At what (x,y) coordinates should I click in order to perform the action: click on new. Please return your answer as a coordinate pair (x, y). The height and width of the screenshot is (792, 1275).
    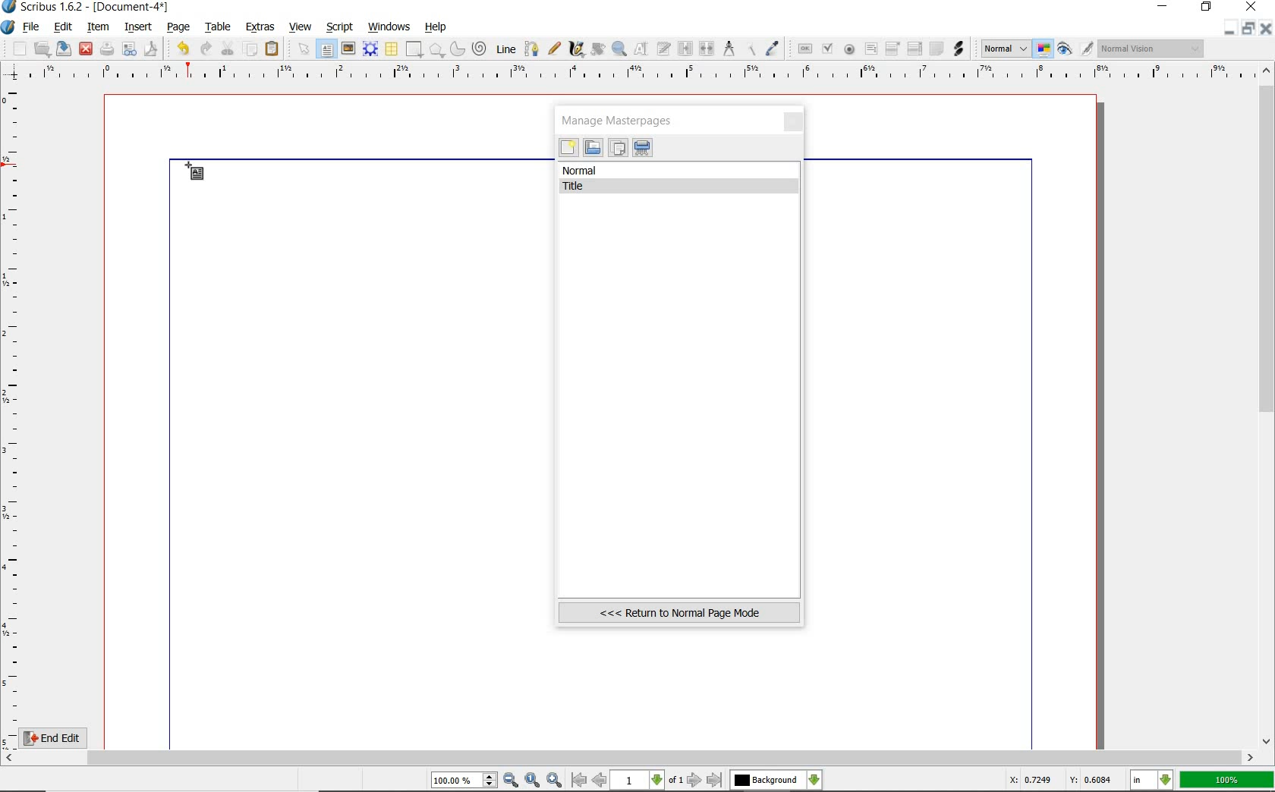
    Looking at the image, I should click on (14, 49).